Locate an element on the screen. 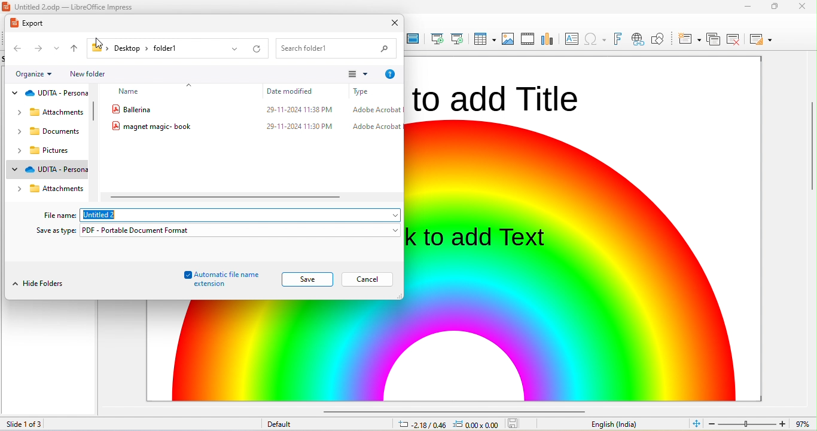  cursor and object position is located at coordinates (448, 424).